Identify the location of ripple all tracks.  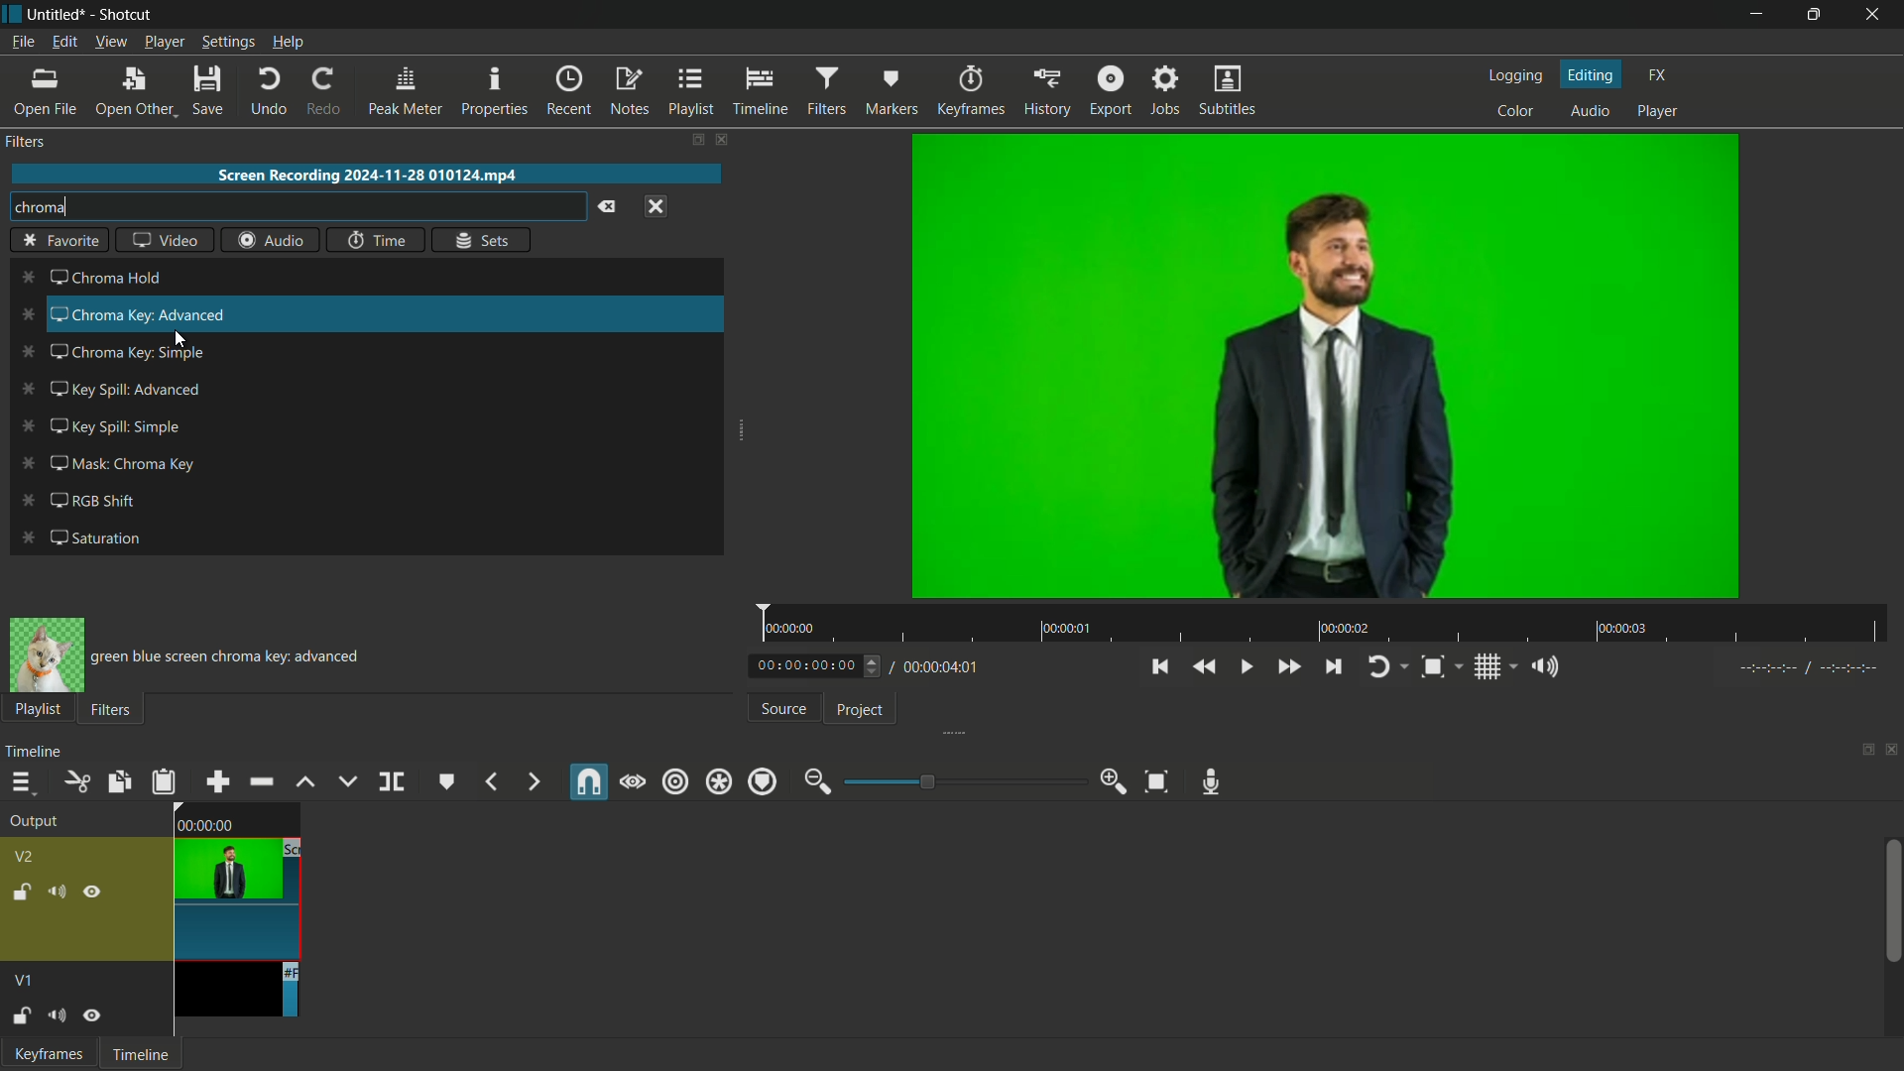
(717, 781).